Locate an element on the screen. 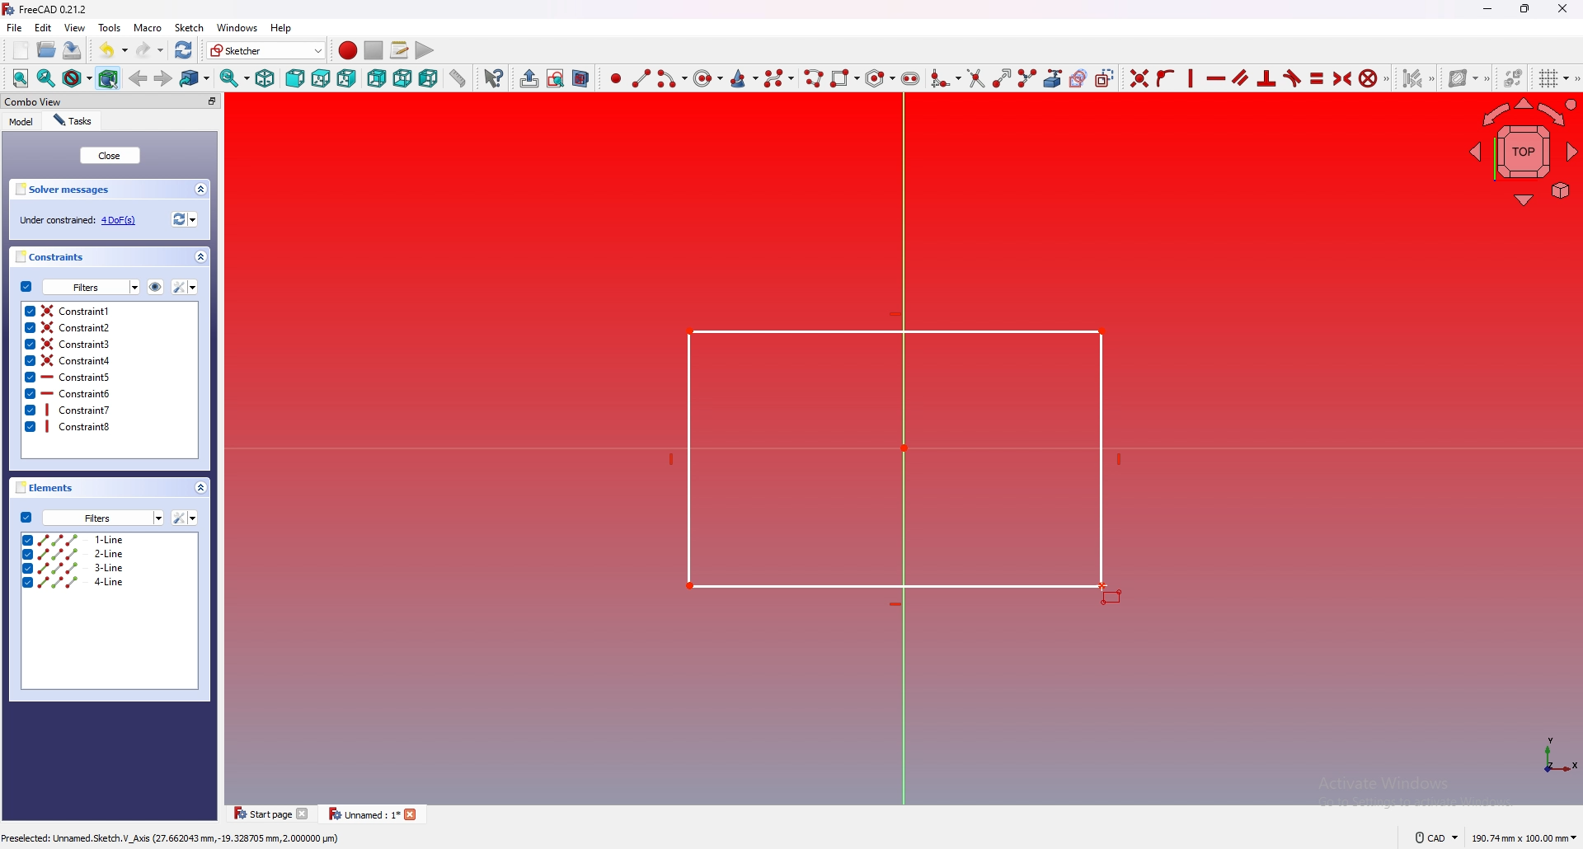 The image size is (1583, 849). constraint horizontally is located at coordinates (1191, 77).